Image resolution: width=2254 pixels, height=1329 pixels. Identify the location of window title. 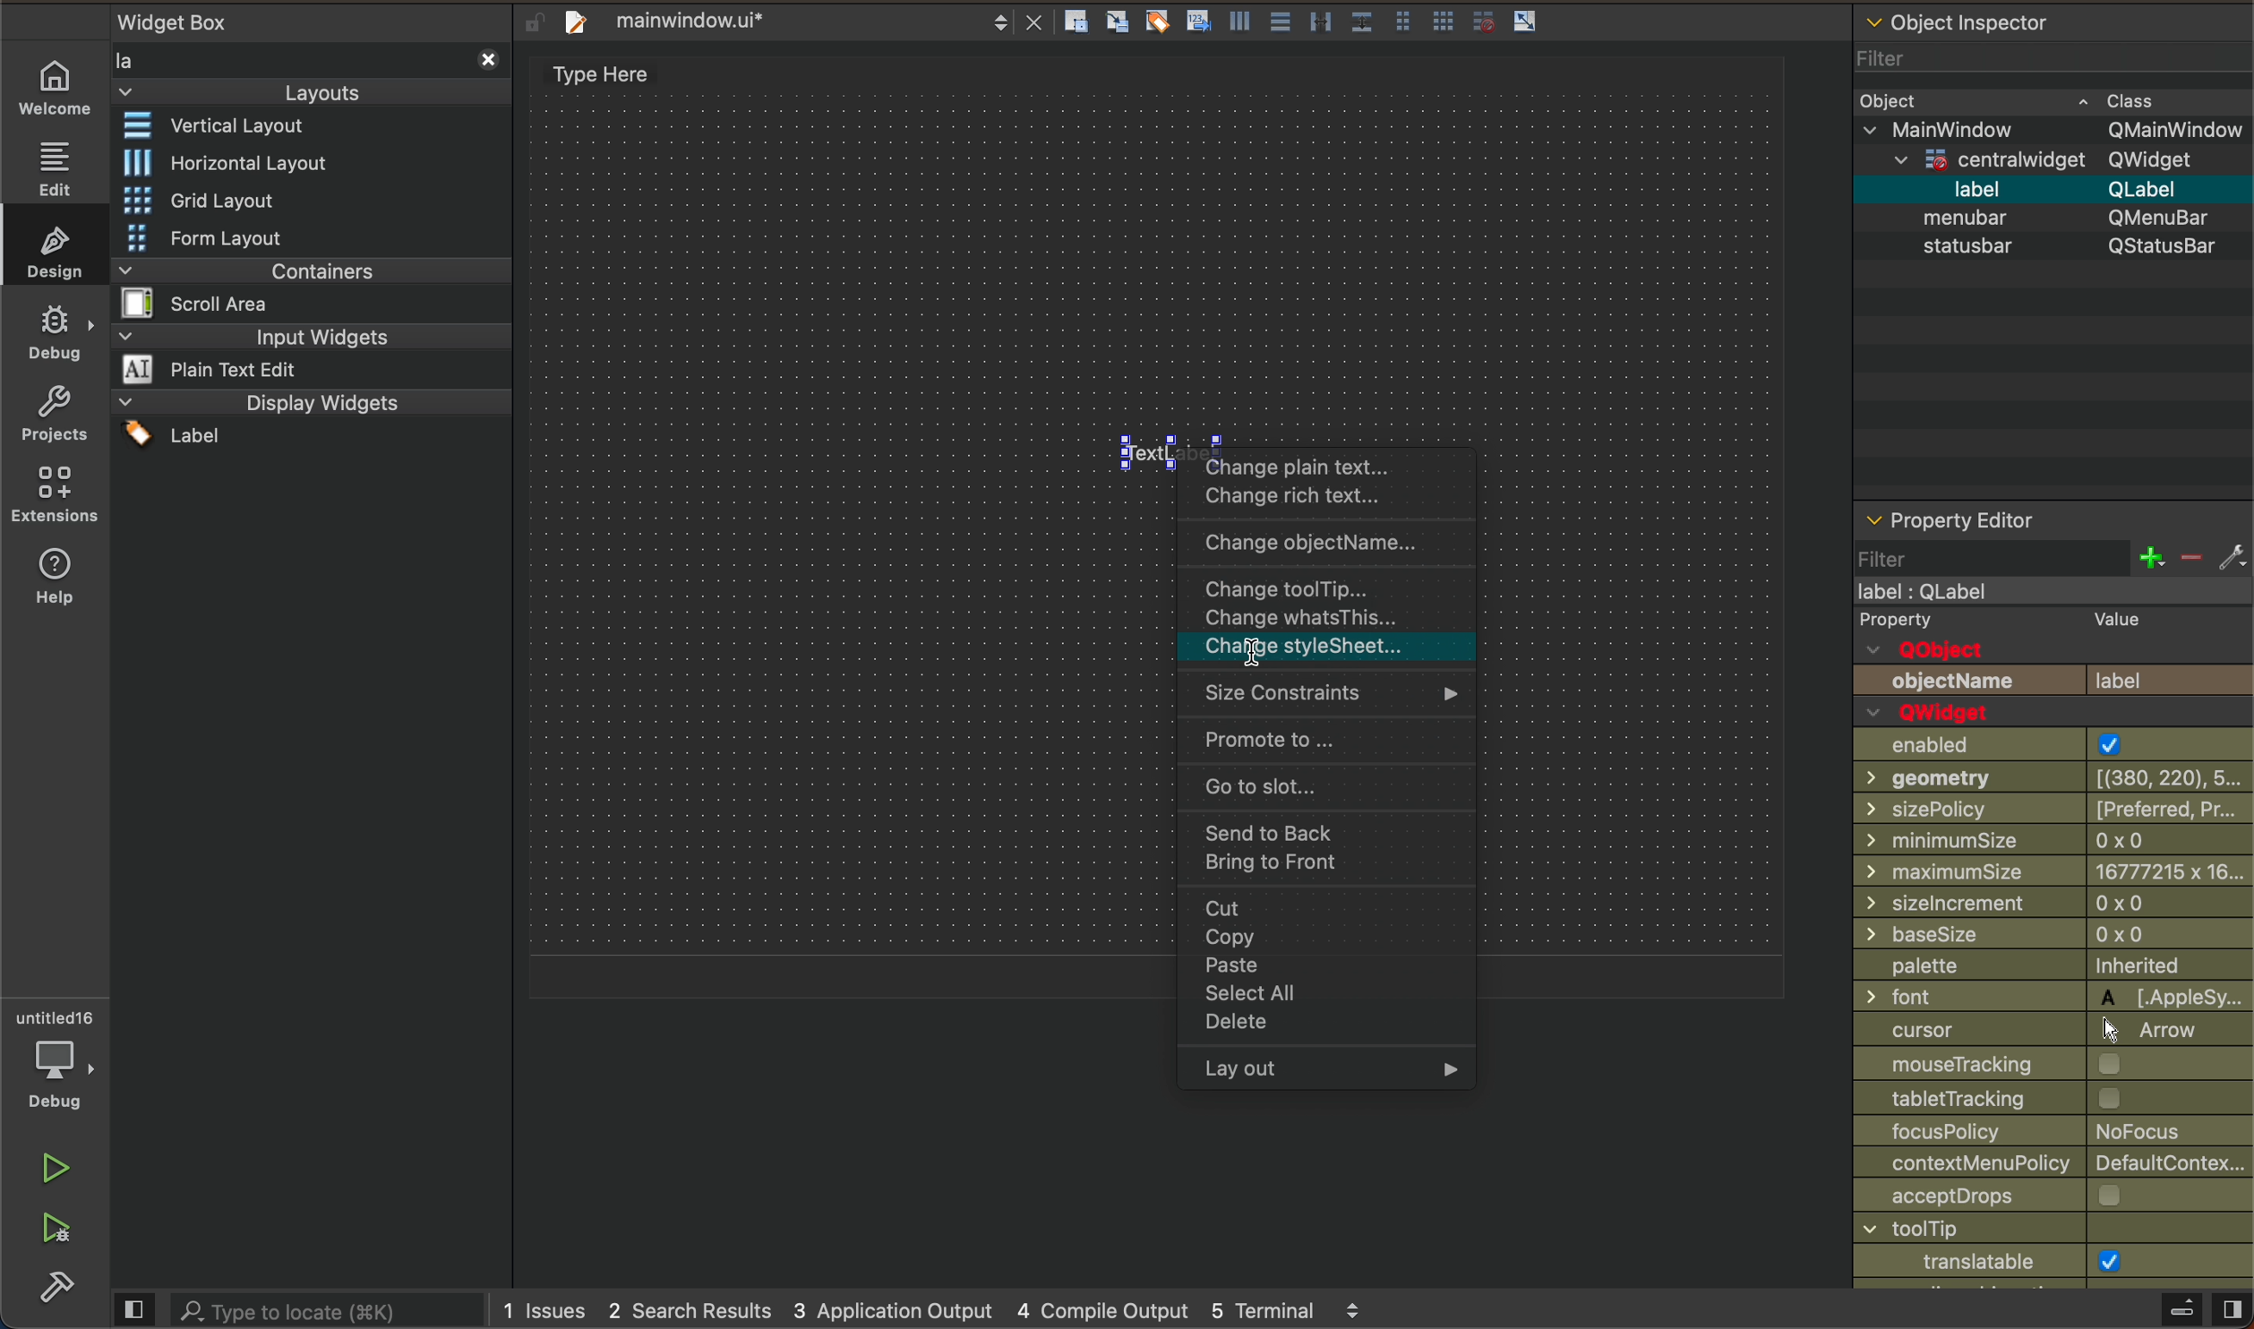
(2035, 1230).